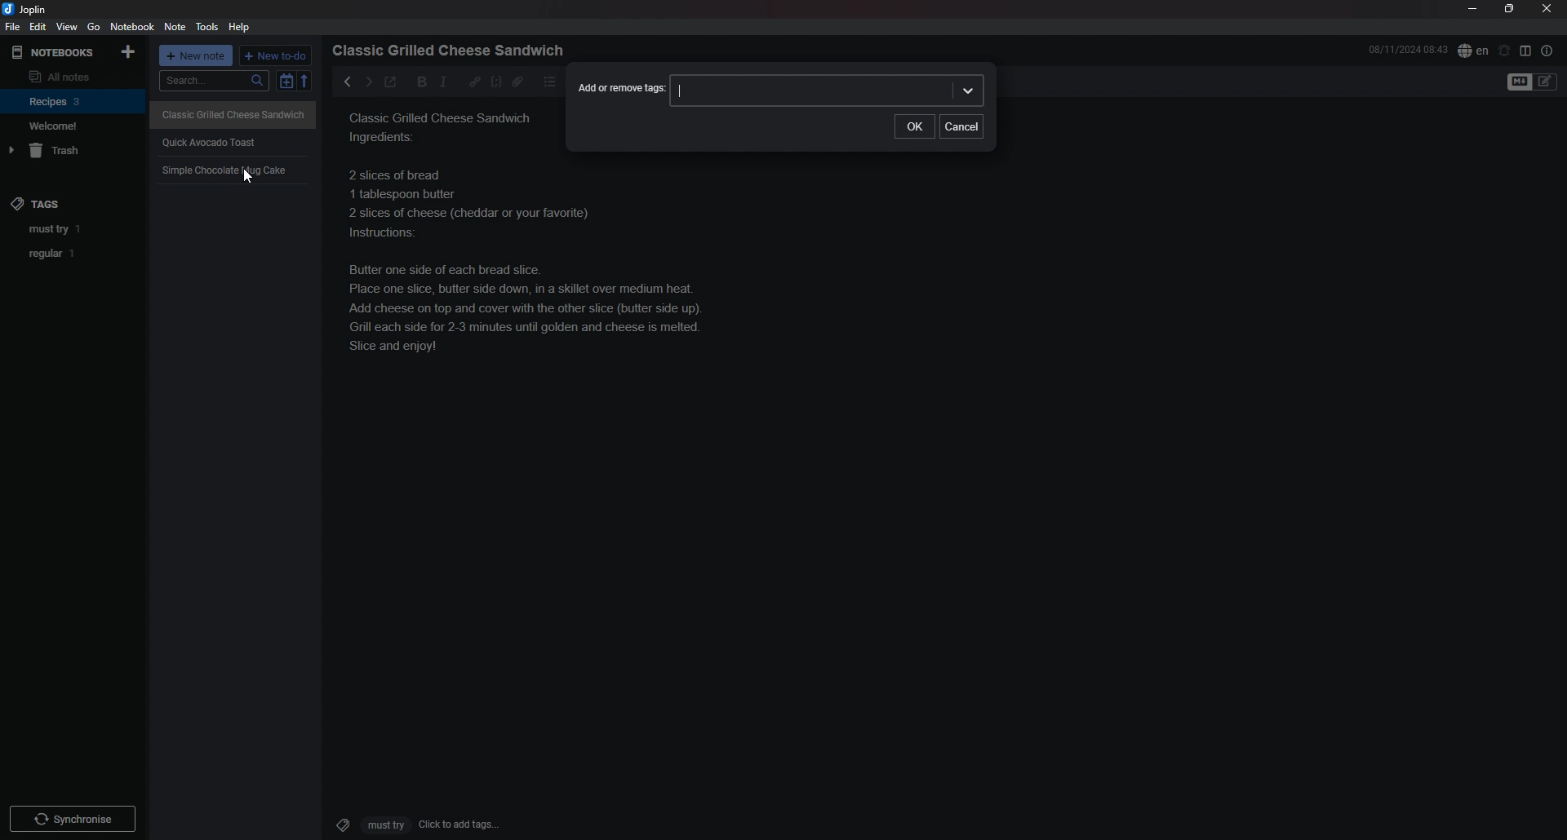  I want to click on reverse sort order, so click(308, 82).